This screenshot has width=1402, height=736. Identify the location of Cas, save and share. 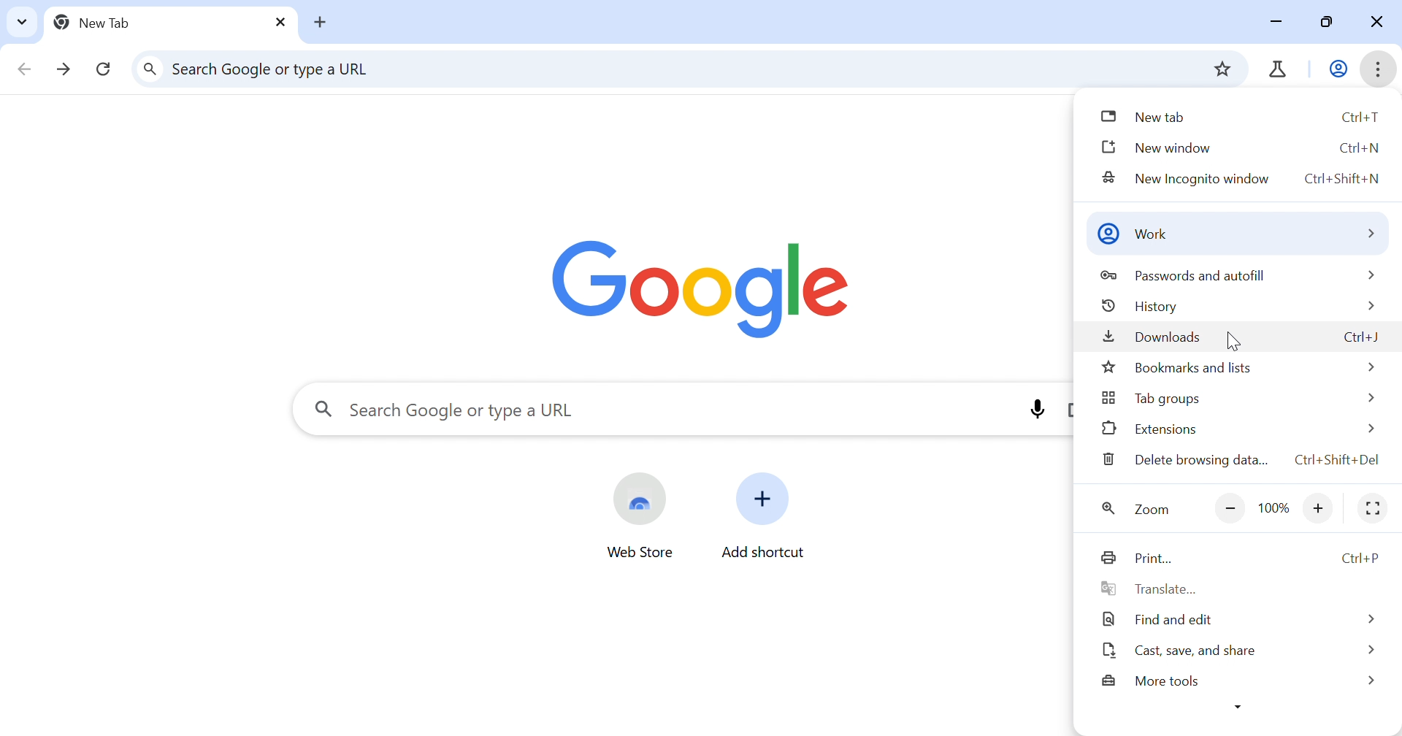
(1176, 652).